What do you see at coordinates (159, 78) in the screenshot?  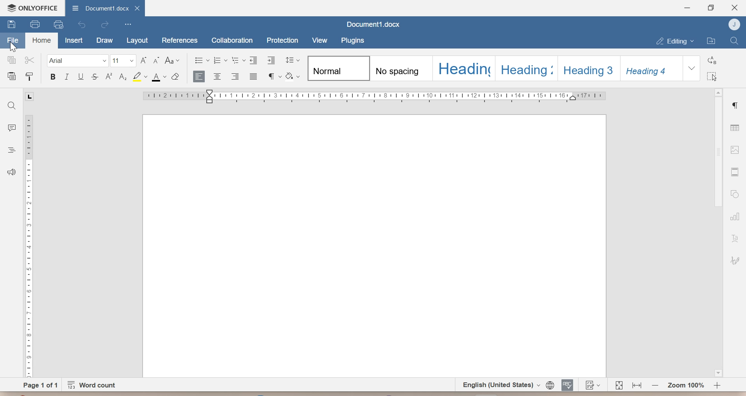 I see `` at bounding box center [159, 78].